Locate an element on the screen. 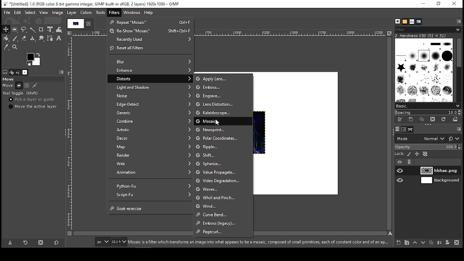 This screenshot has width=464, height=261. layers is located at coordinates (397, 129).